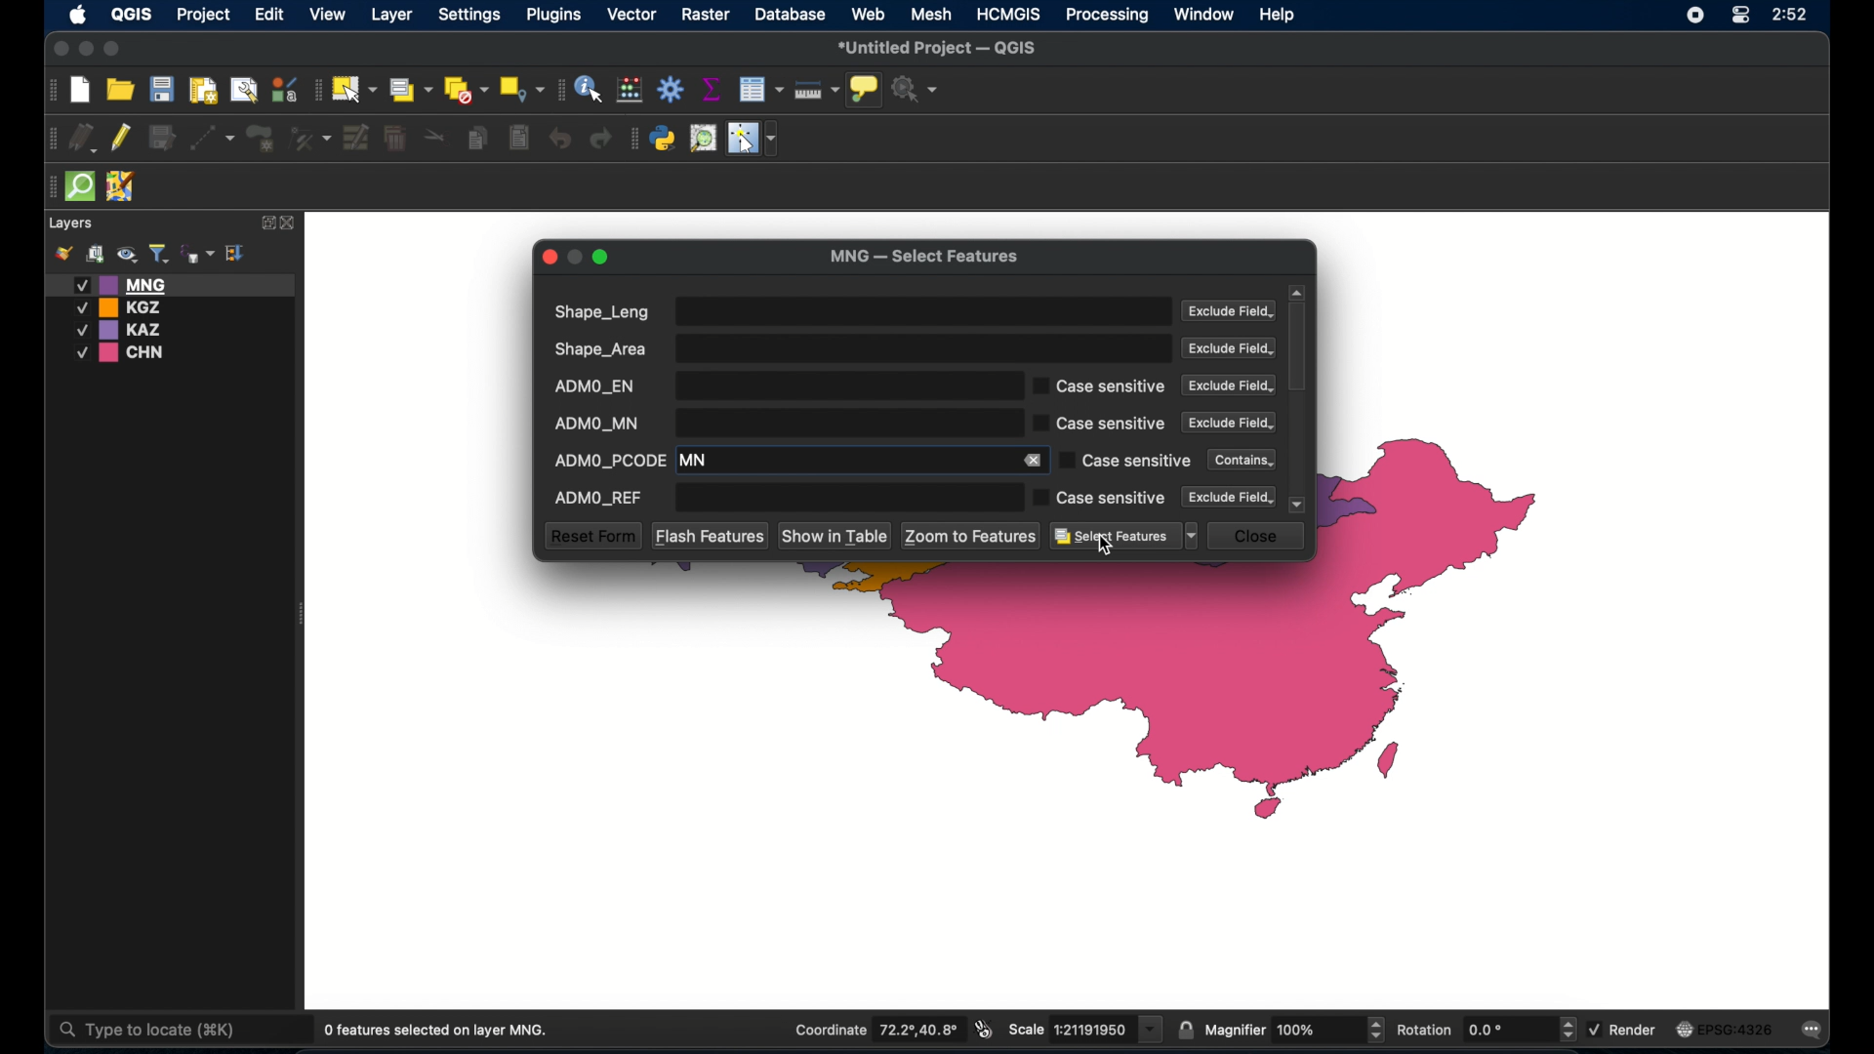 This screenshot has width=1874, height=1054. I want to click on current edits, so click(82, 137).